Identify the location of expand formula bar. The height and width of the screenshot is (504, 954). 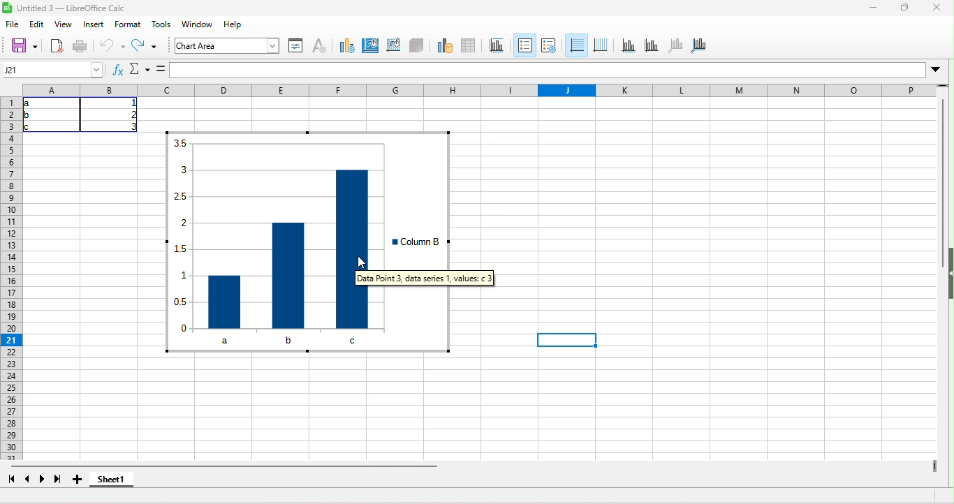
(940, 68).